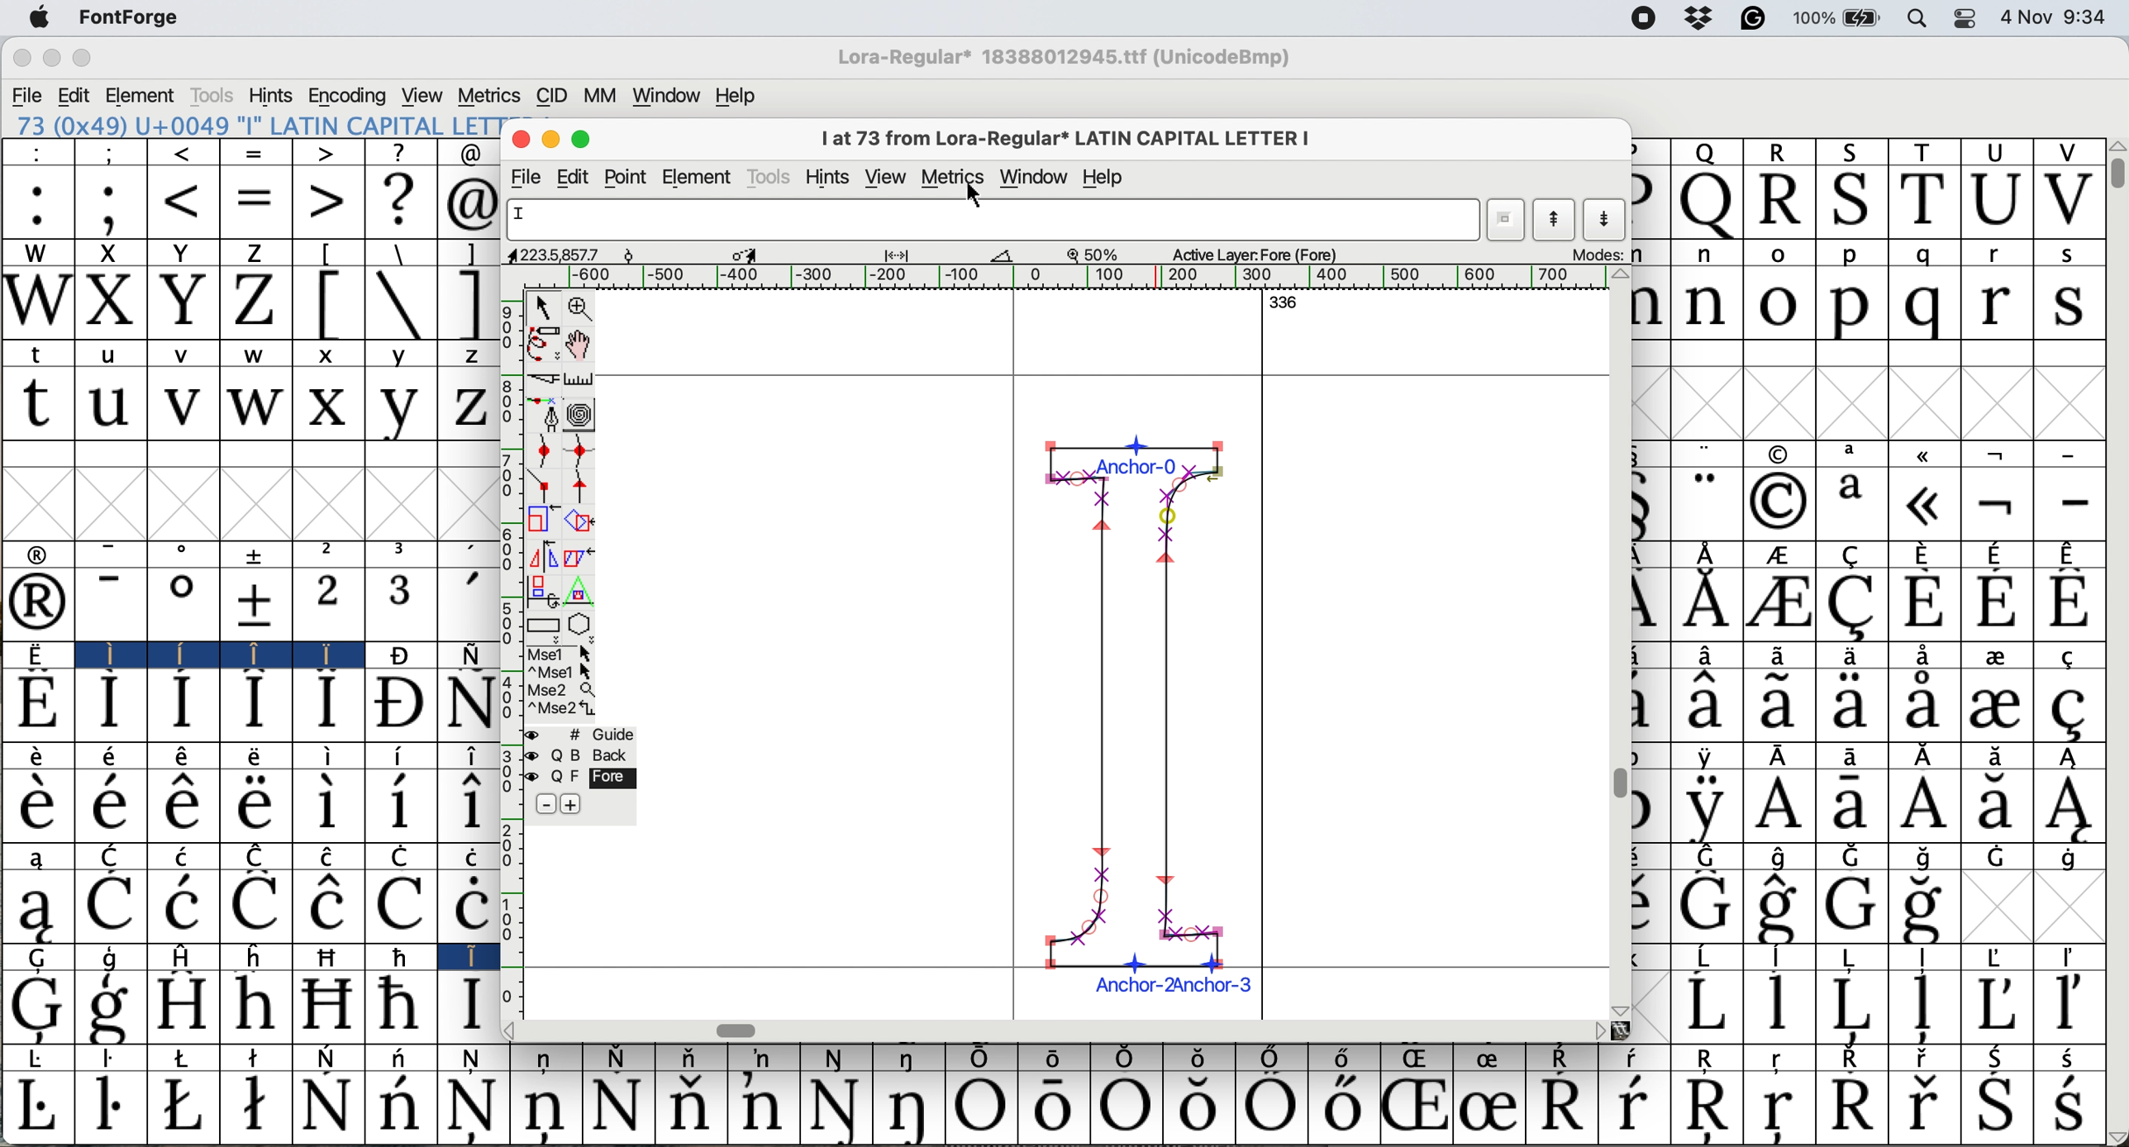  Describe the element at coordinates (1779, 605) in the screenshot. I see `Symbol` at that location.